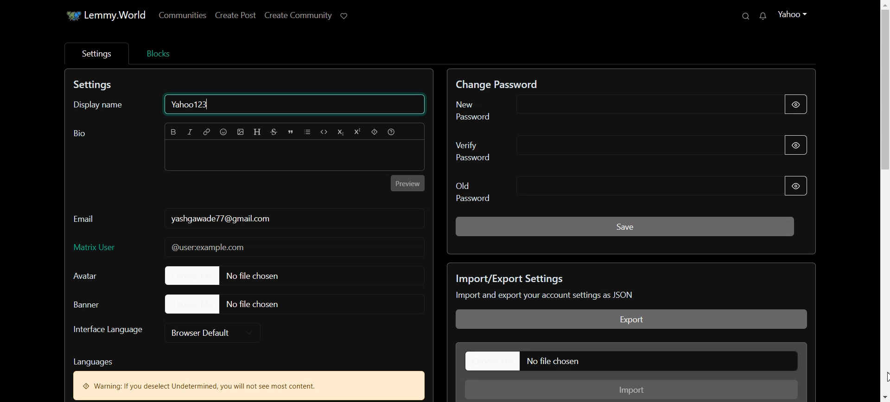  What do you see at coordinates (103, 106) in the screenshot?
I see `Display name` at bounding box center [103, 106].